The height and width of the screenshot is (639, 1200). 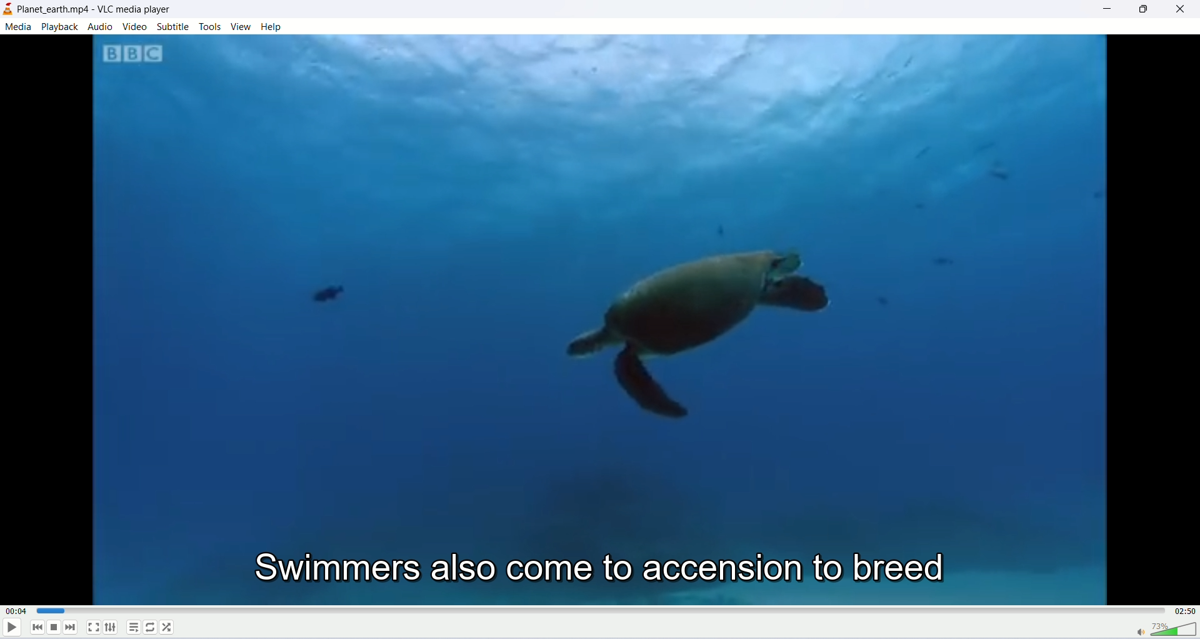 I want to click on help, so click(x=272, y=26).